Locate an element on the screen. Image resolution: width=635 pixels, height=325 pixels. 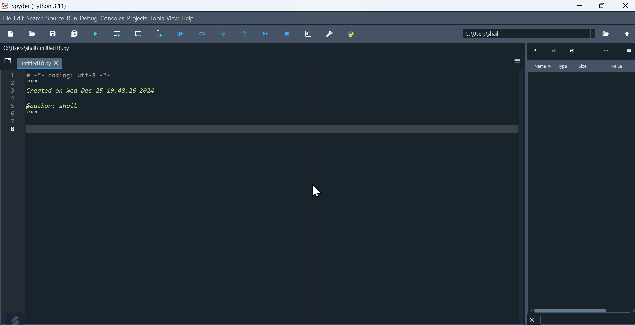
Continue execution until next function is located at coordinates (266, 35).